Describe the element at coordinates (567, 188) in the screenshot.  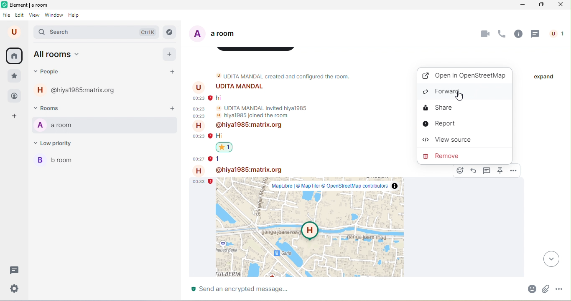
I see `verticals scroll bar` at that location.